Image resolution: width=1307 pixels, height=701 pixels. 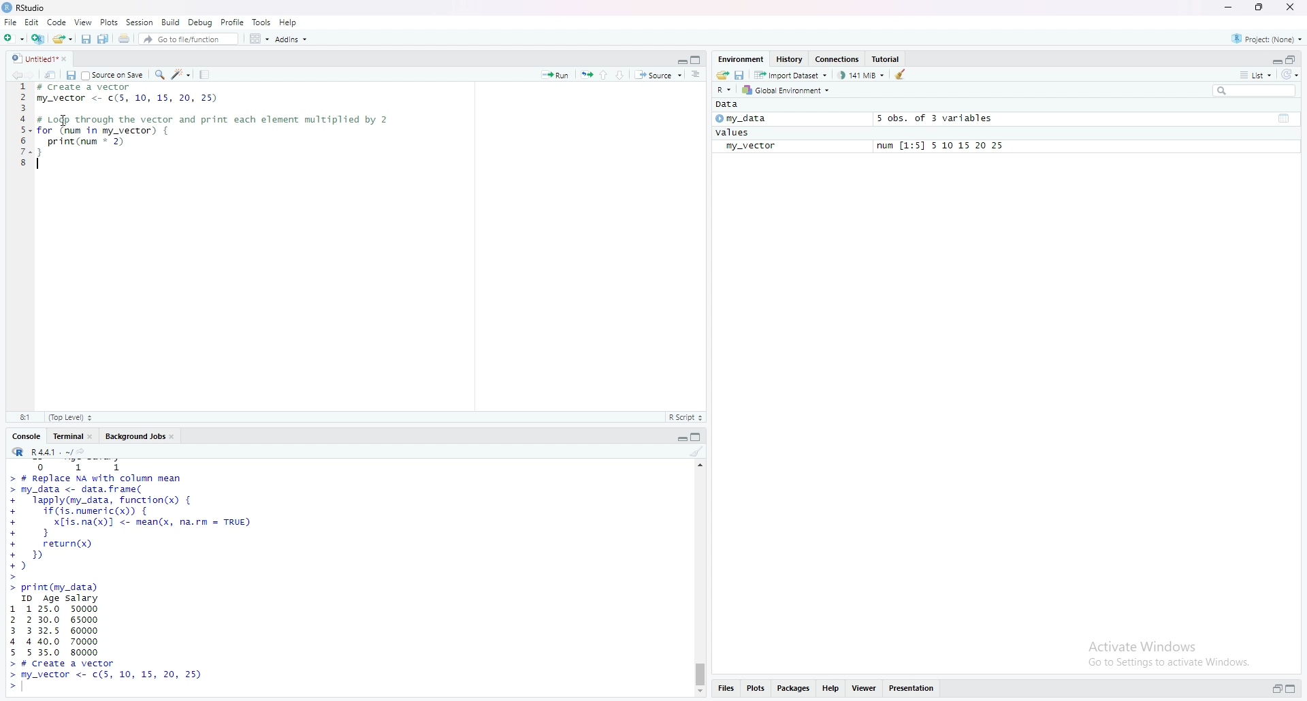 I want to click on go to previous section, so click(x=603, y=74).